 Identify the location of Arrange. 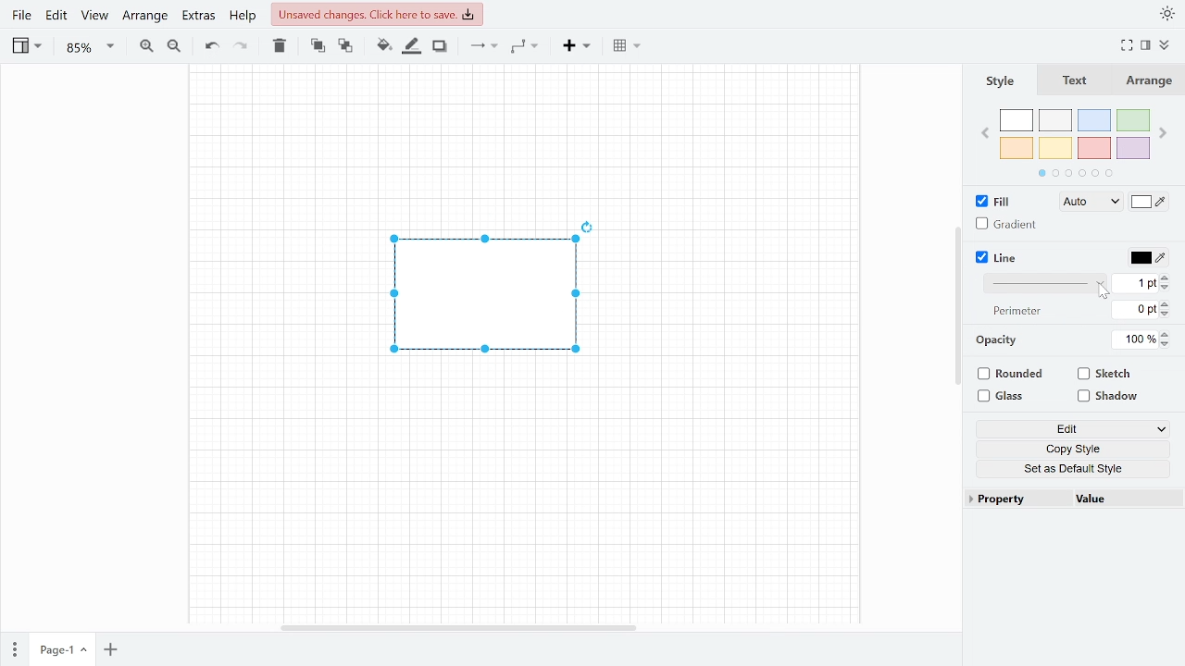
(143, 17).